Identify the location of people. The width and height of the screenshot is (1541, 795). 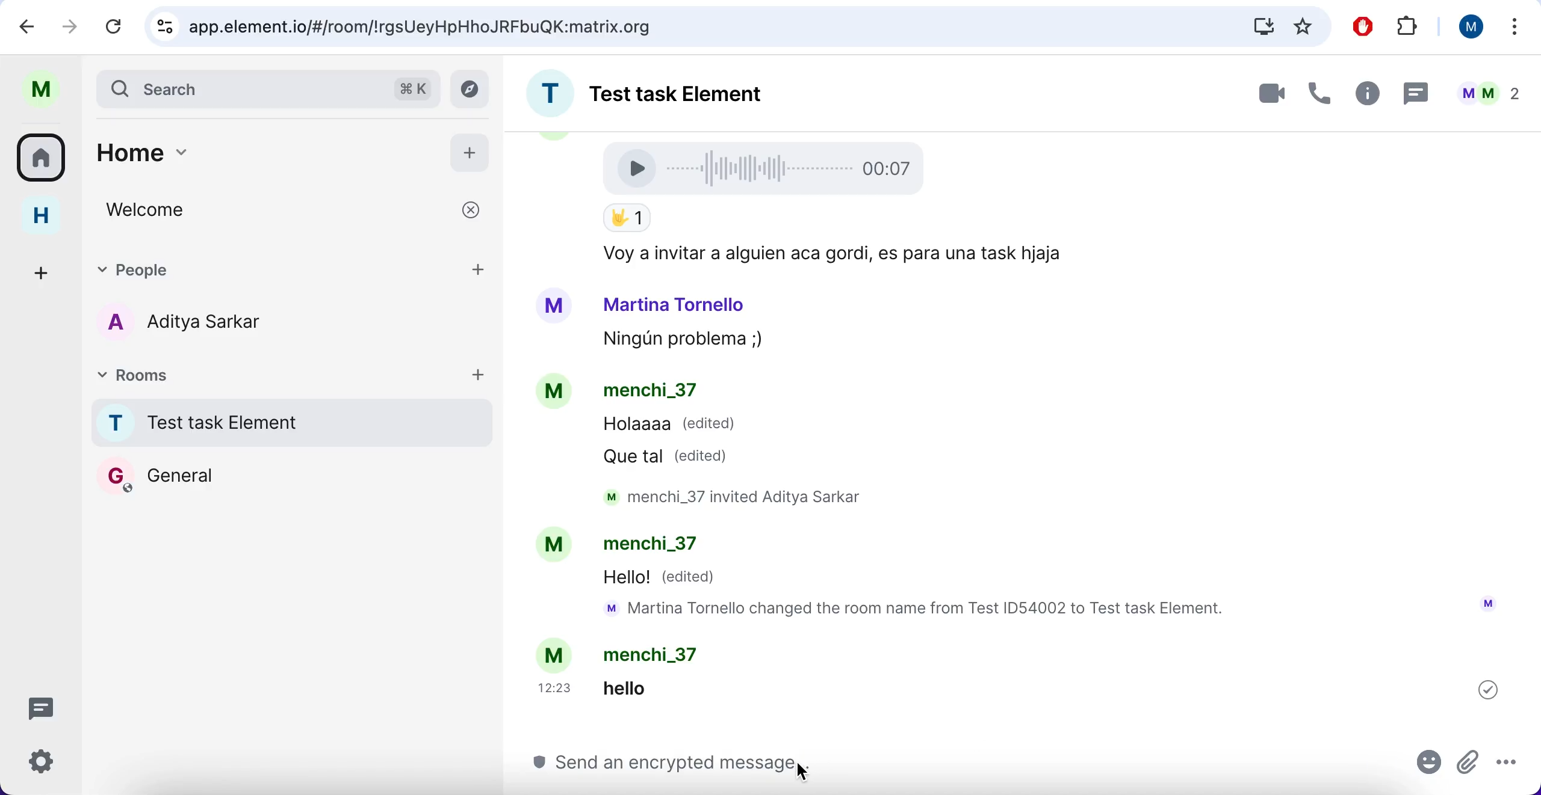
(257, 268).